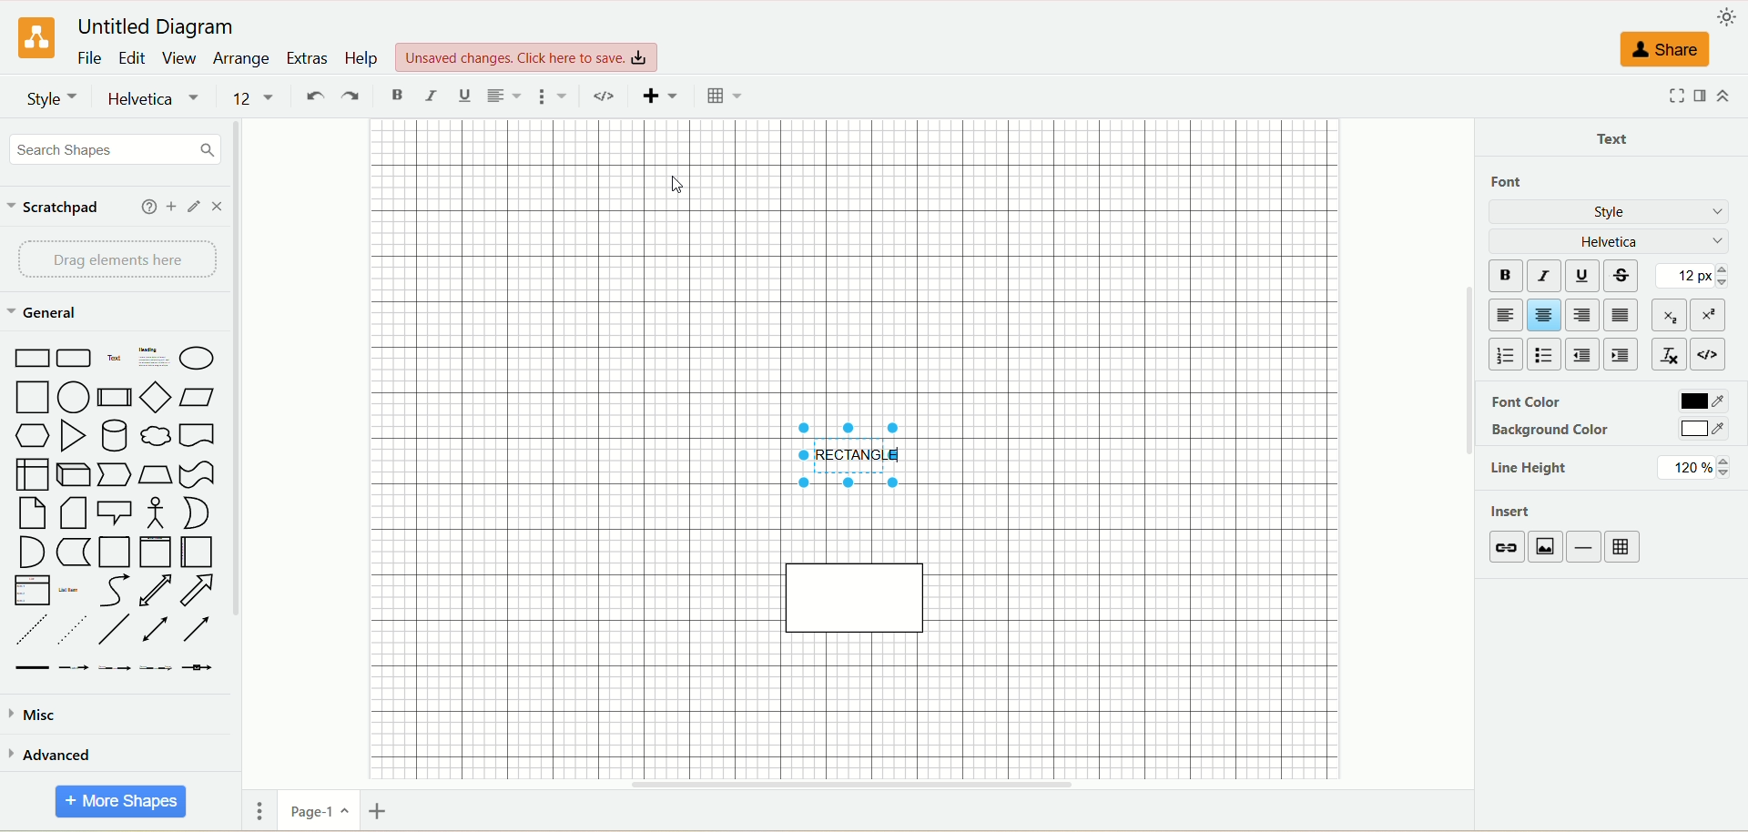 The width and height of the screenshot is (1748, 832). Describe the element at coordinates (1712, 311) in the screenshot. I see `superscript` at that location.